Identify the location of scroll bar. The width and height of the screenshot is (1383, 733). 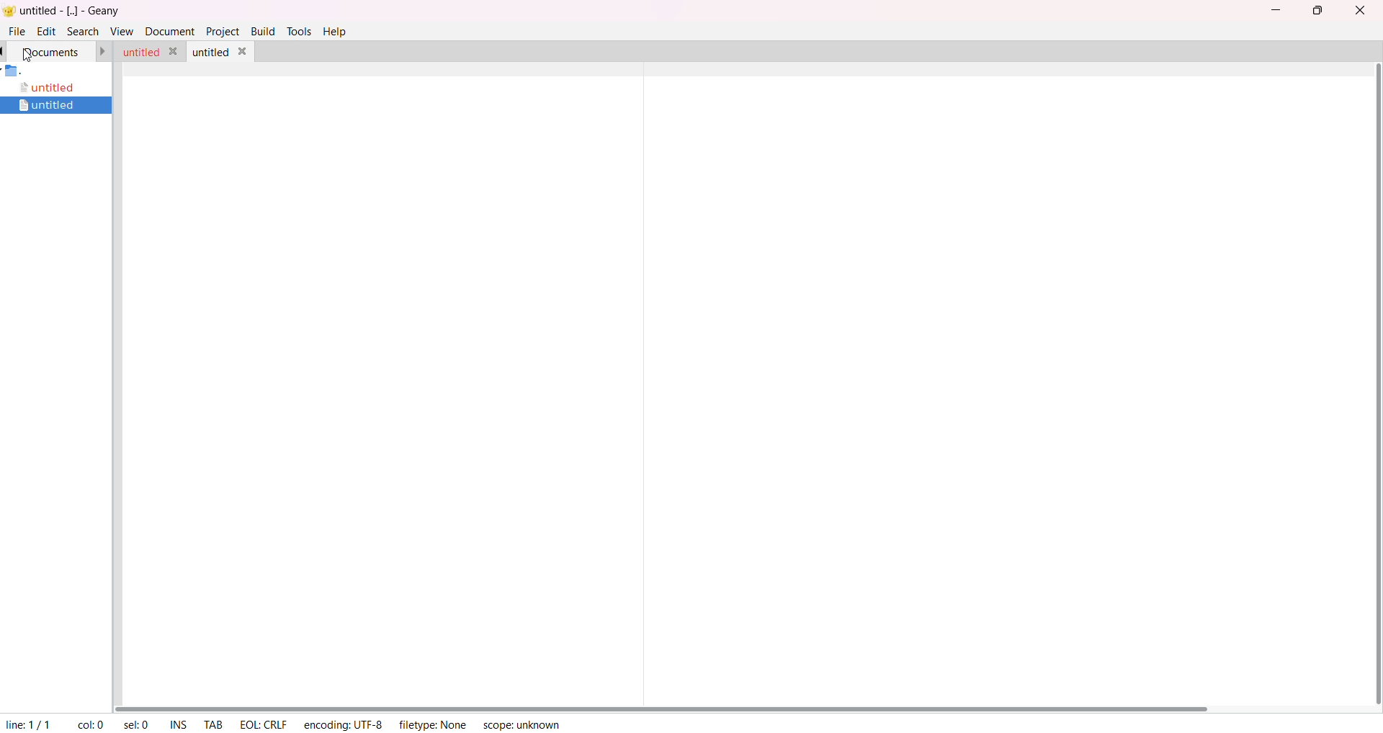
(666, 707).